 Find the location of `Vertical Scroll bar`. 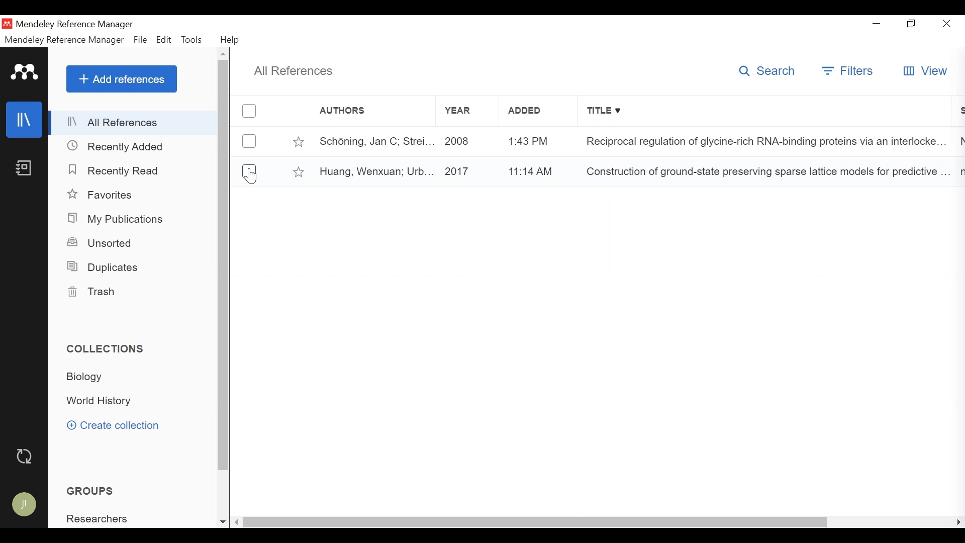

Vertical Scroll bar is located at coordinates (225, 266).